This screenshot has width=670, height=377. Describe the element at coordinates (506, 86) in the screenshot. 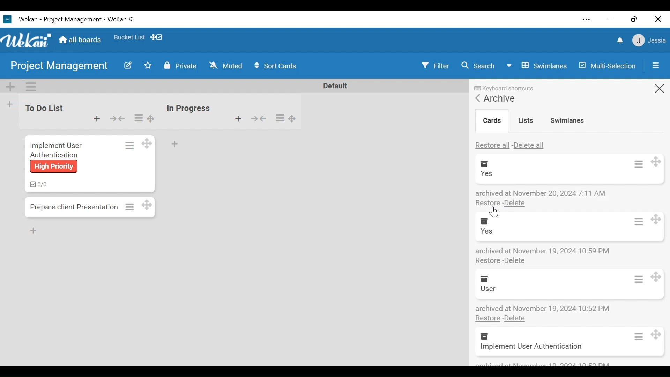

I see `keyboard shortcuts` at that location.